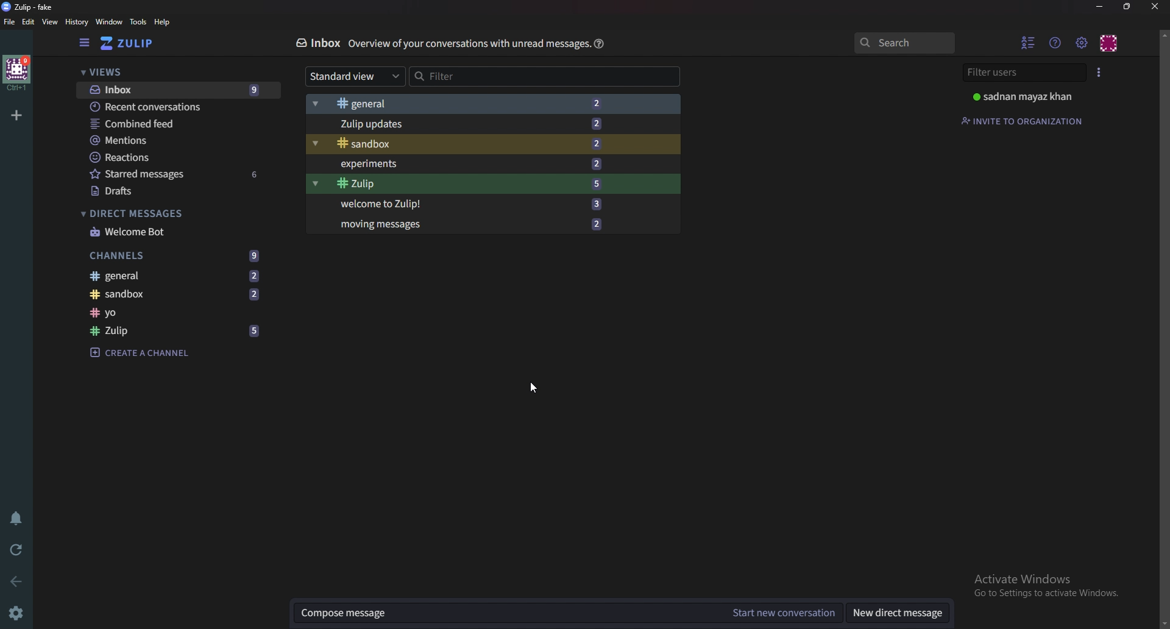  I want to click on help, so click(163, 22).